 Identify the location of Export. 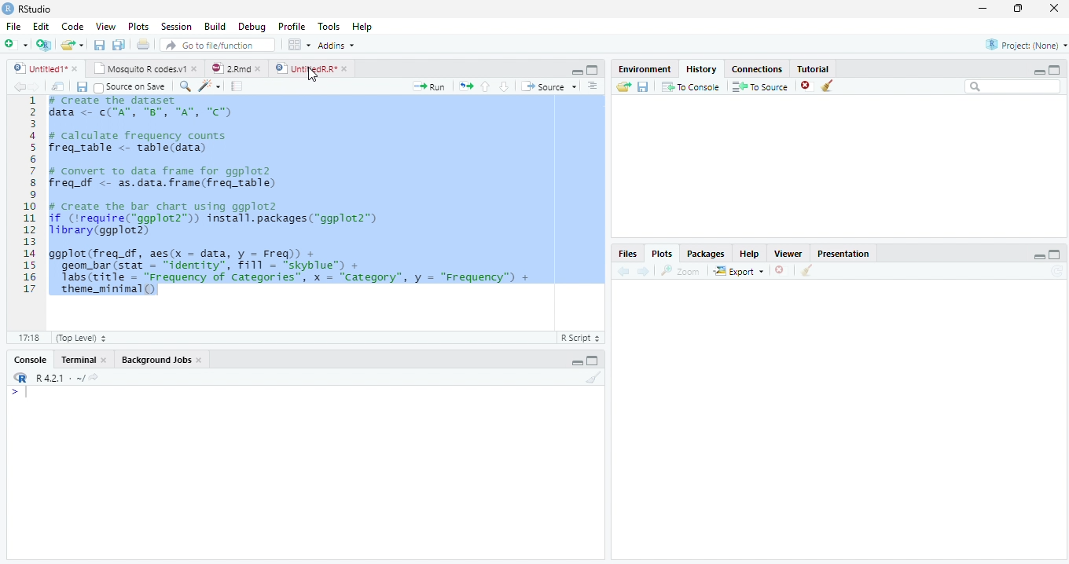
(737, 271).